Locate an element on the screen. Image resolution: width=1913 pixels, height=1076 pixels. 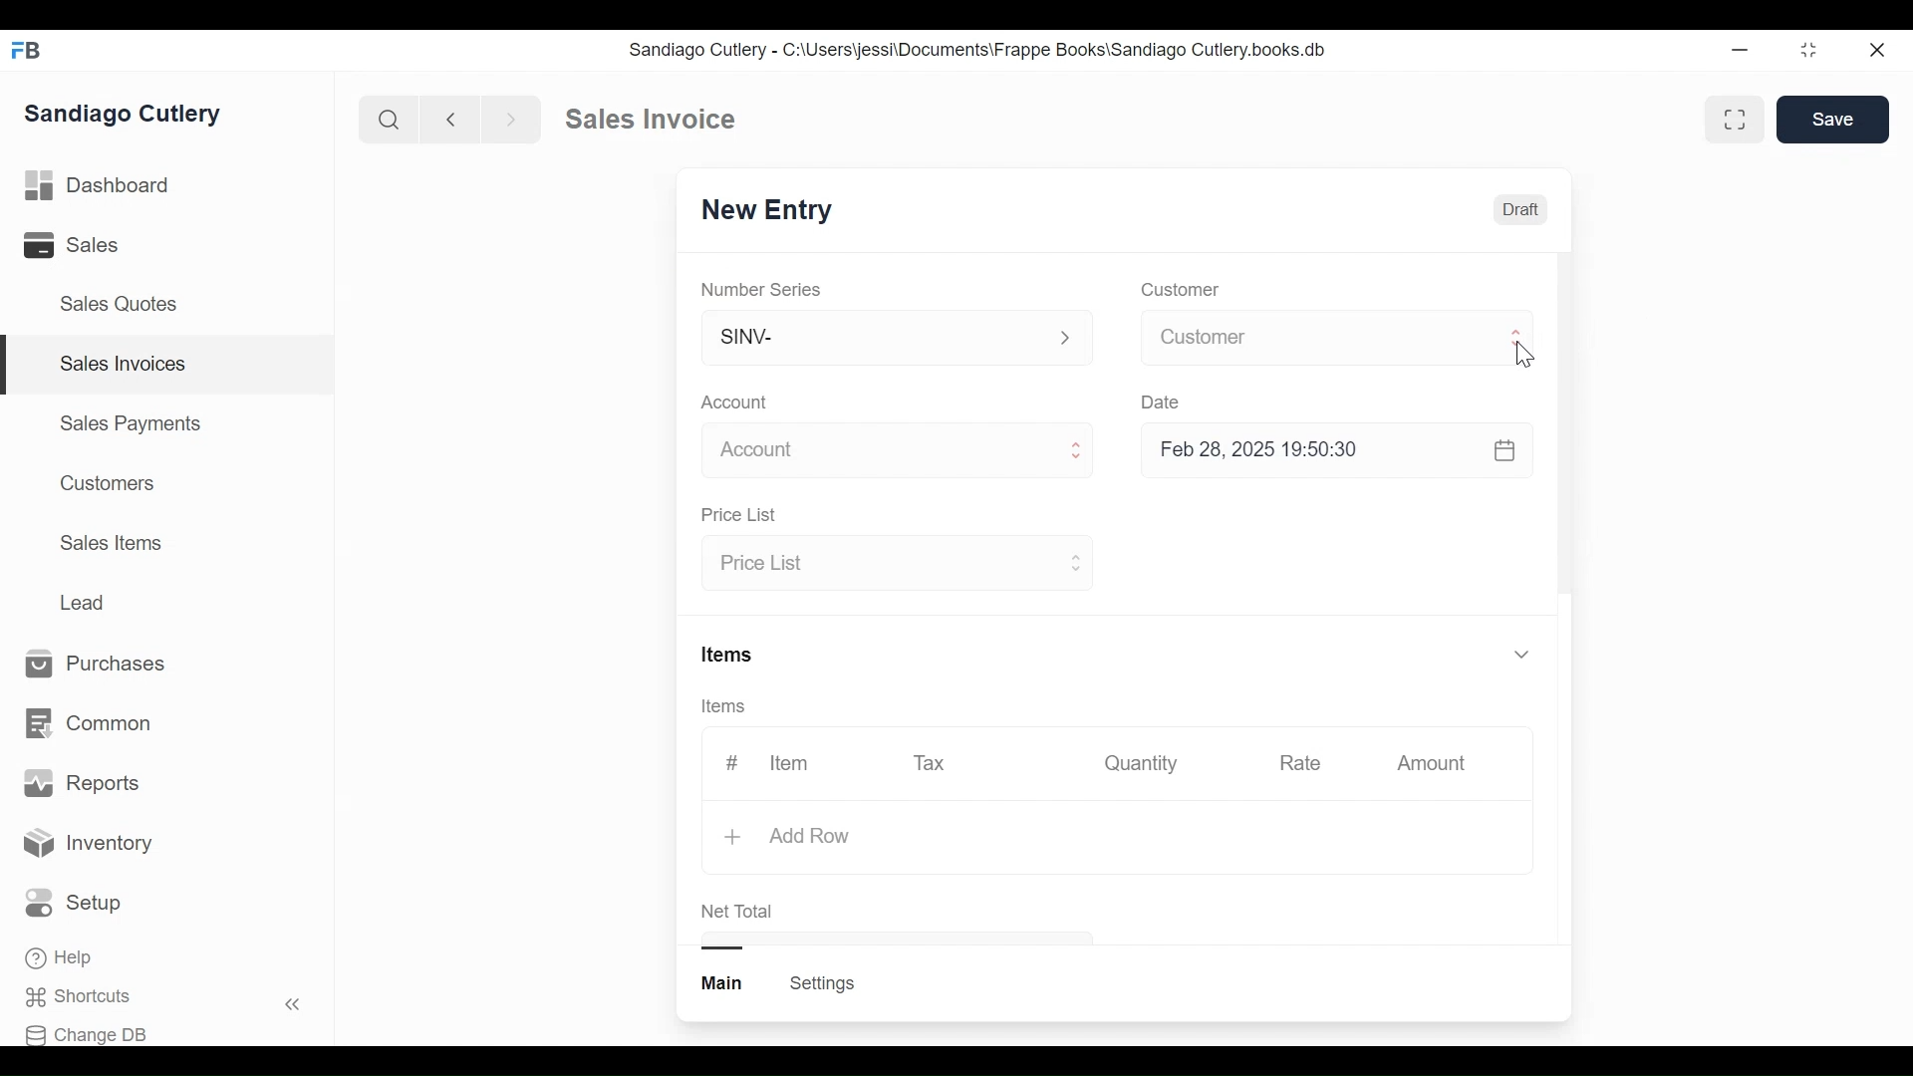
v is located at coordinates (1522, 656).